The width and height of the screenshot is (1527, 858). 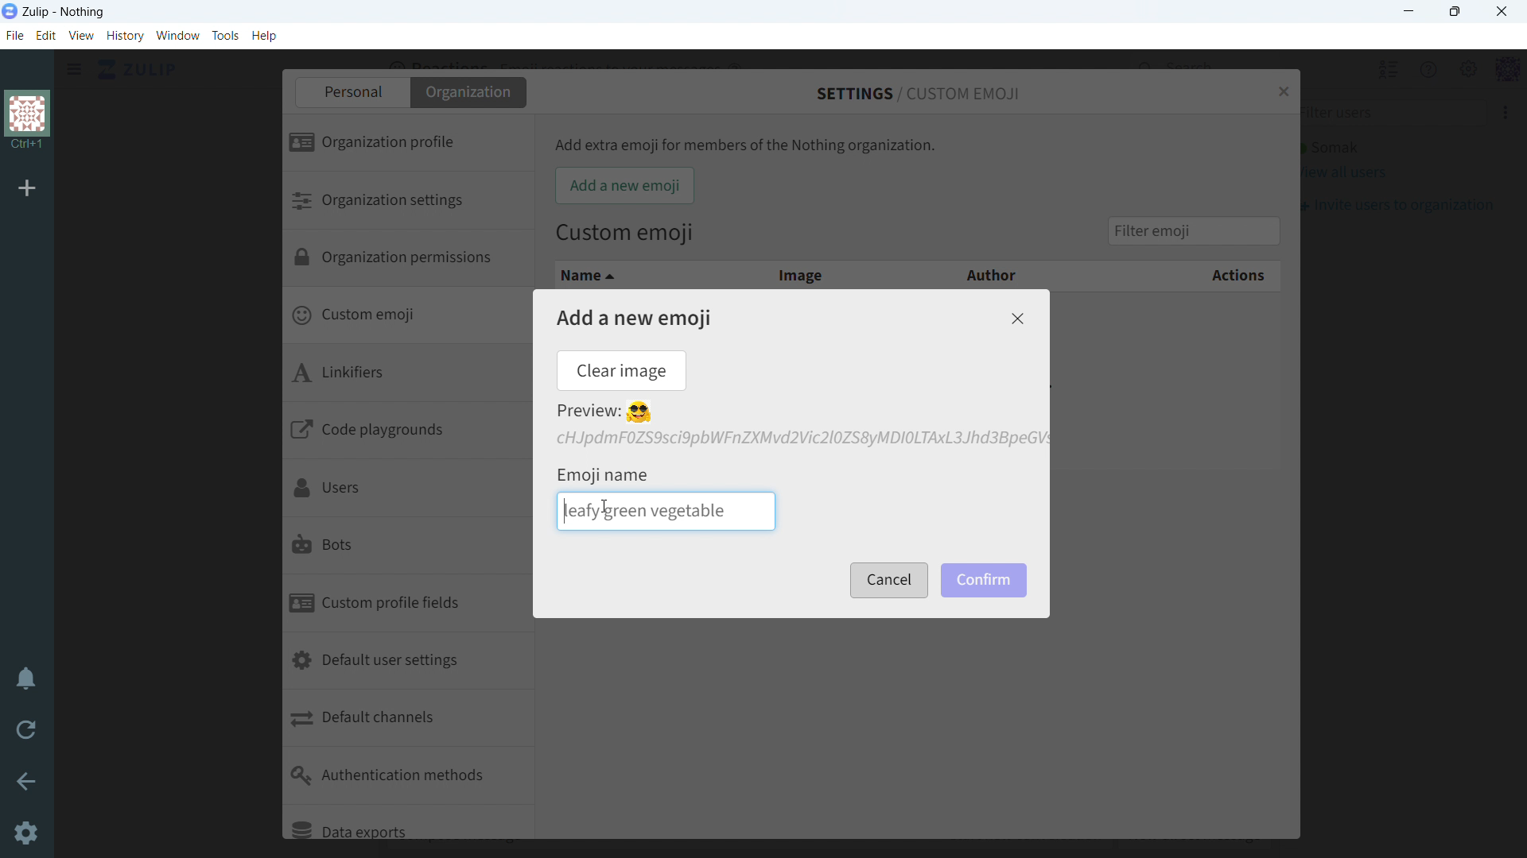 I want to click on close, so click(x=1501, y=12).